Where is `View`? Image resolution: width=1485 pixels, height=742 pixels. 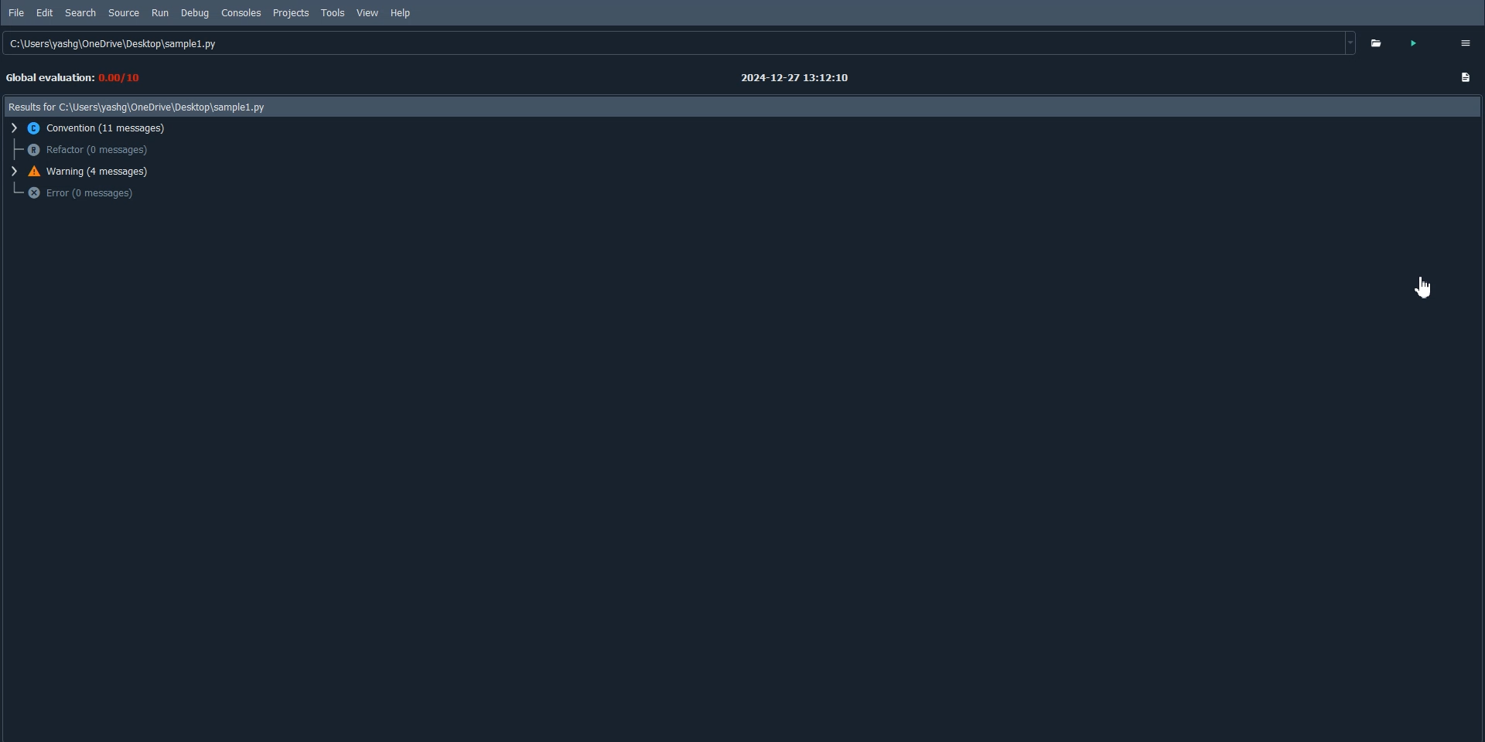
View is located at coordinates (367, 12).